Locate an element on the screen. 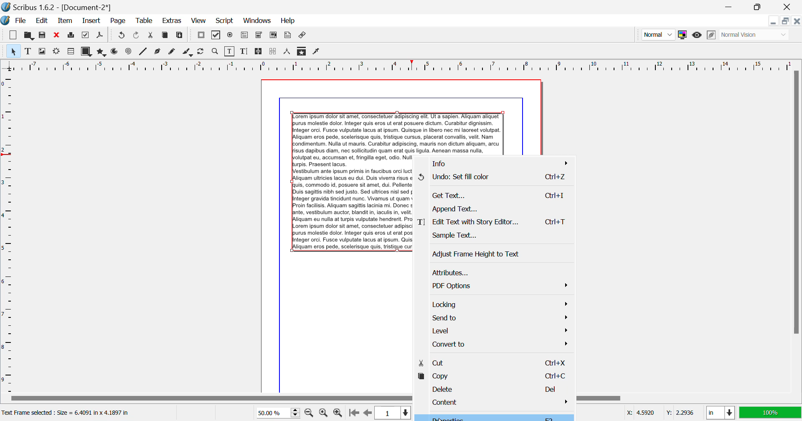 This screenshot has width=802, height=421. Edit Text with Story Editor is located at coordinates (244, 51).